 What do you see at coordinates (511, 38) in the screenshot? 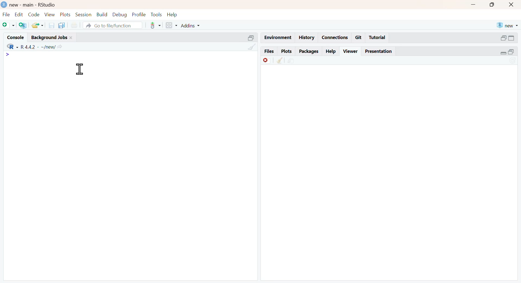
I see `expand/collapse ` at bounding box center [511, 38].